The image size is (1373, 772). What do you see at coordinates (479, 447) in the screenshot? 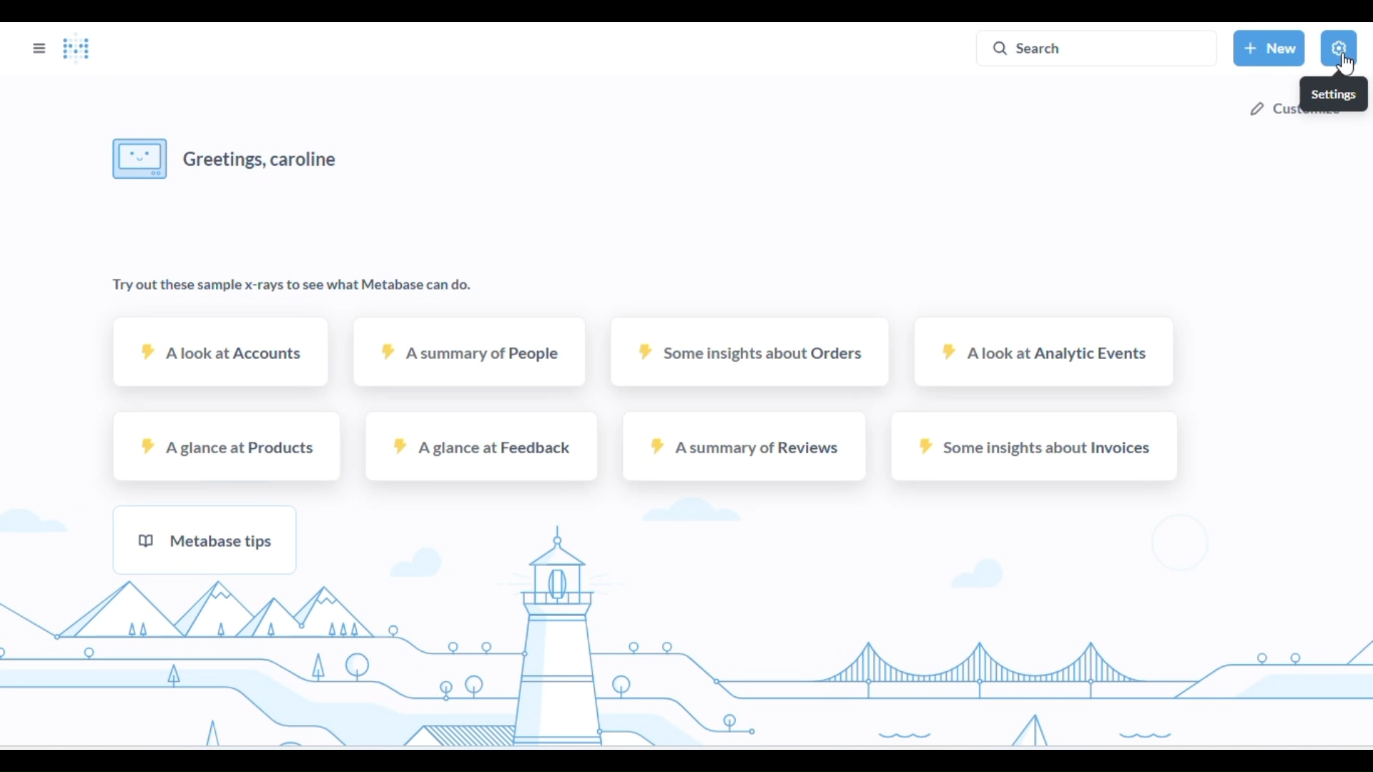
I see `a glance at feedback` at bounding box center [479, 447].